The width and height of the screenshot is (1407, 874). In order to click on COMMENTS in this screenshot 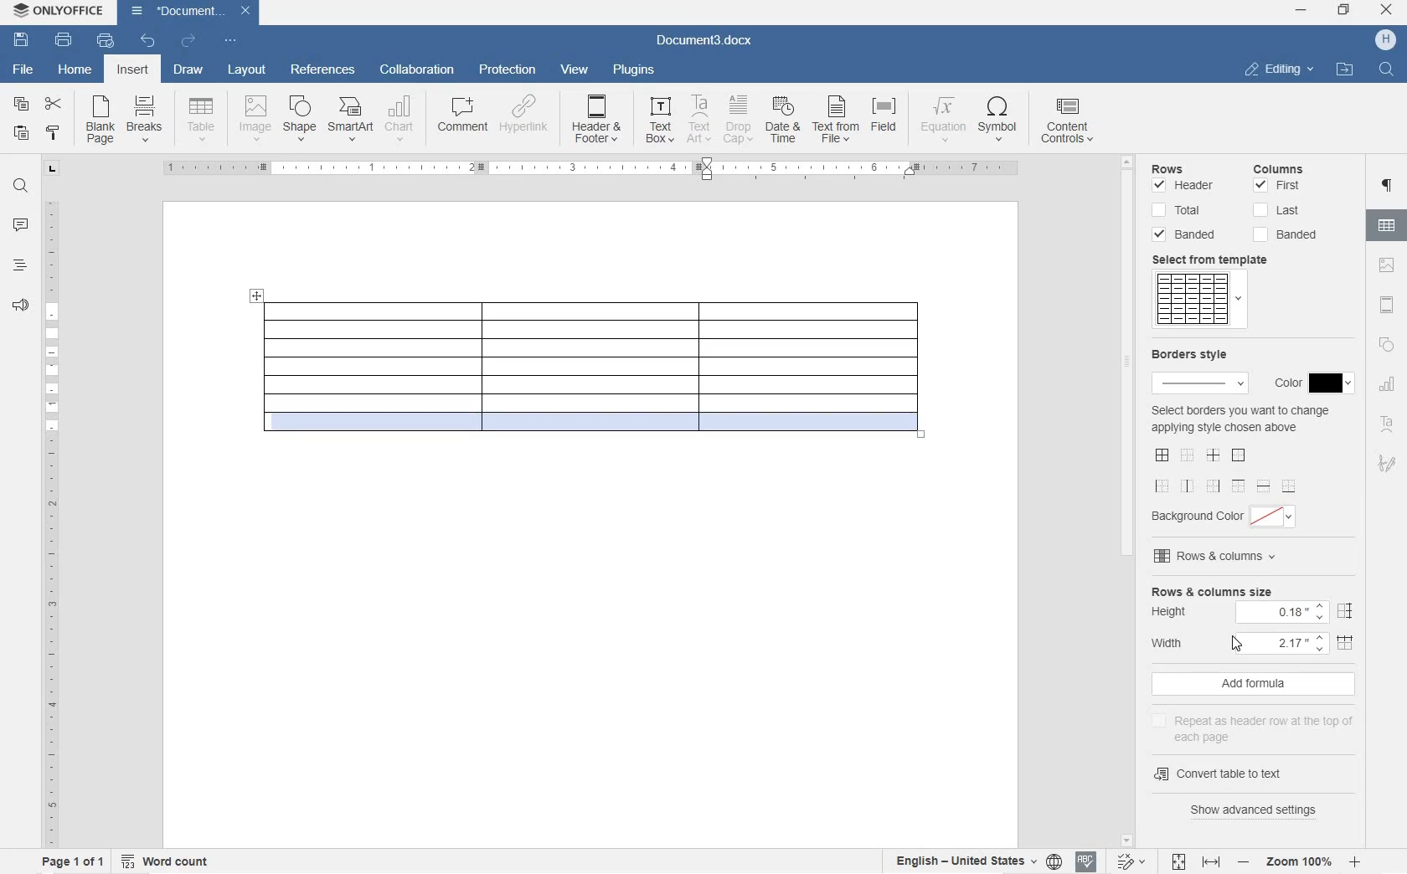, I will do `click(22, 226)`.